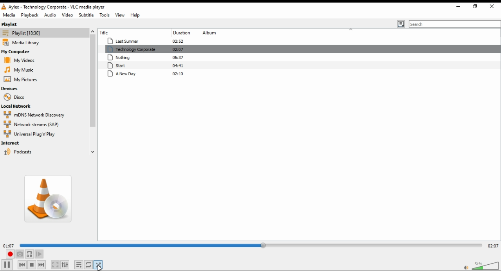 The image size is (501, 271). Describe the element at coordinates (399, 24) in the screenshot. I see `toggle playlistview` at that location.